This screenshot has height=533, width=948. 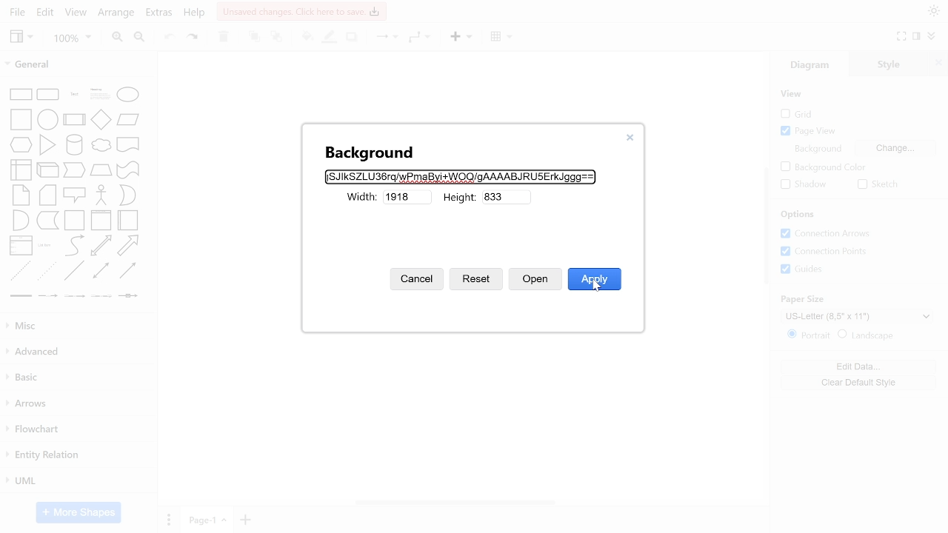 What do you see at coordinates (195, 15) in the screenshot?
I see `help` at bounding box center [195, 15].